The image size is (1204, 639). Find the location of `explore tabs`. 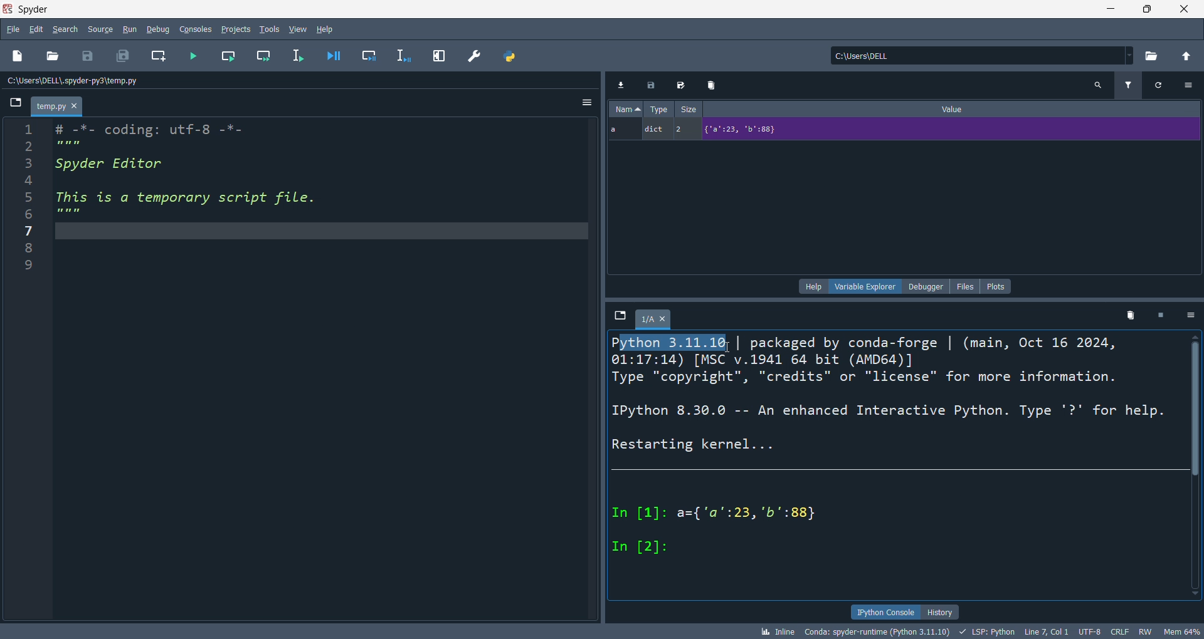

explore tabs is located at coordinates (620, 316).